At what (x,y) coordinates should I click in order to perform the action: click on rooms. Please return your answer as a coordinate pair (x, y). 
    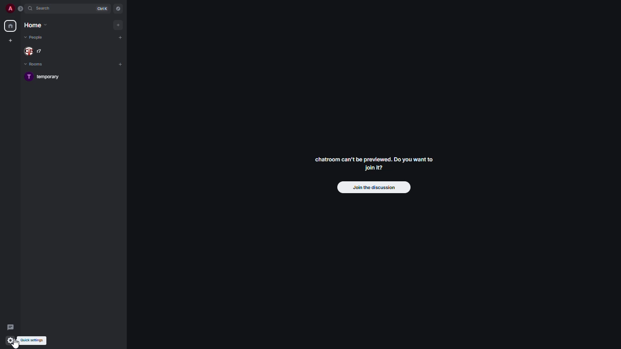
    Looking at the image, I should click on (35, 65).